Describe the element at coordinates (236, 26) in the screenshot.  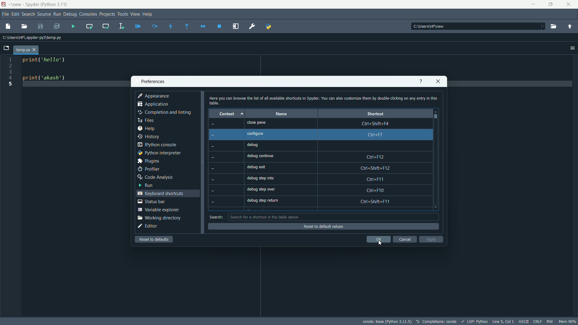
I see `maximize current pane` at that location.